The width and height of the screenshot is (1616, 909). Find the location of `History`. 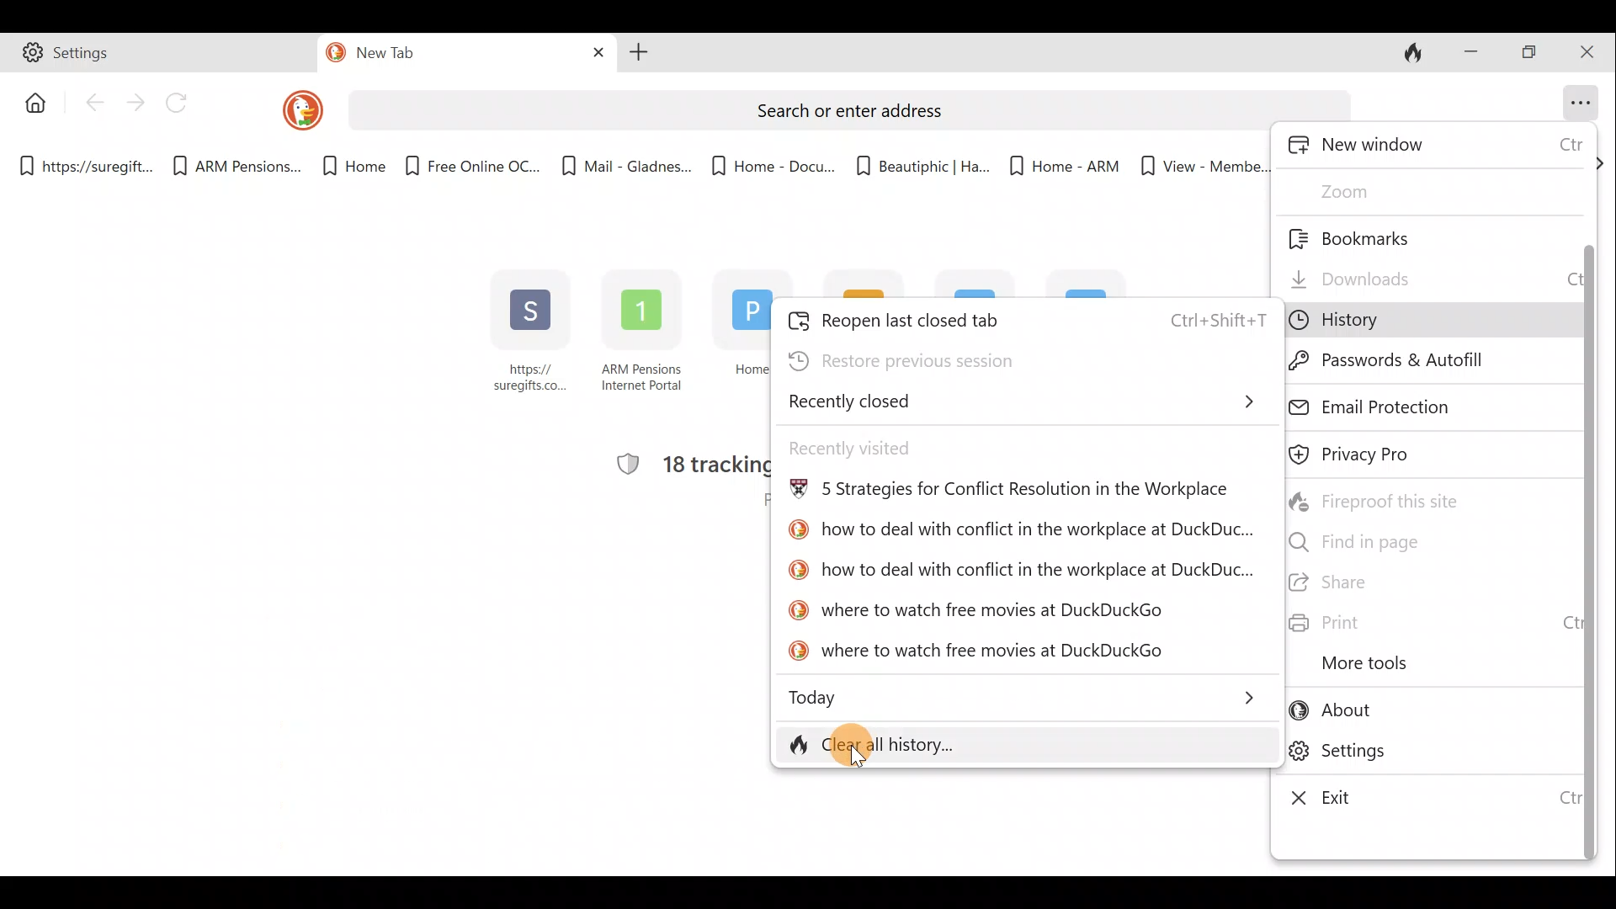

History is located at coordinates (1407, 320).